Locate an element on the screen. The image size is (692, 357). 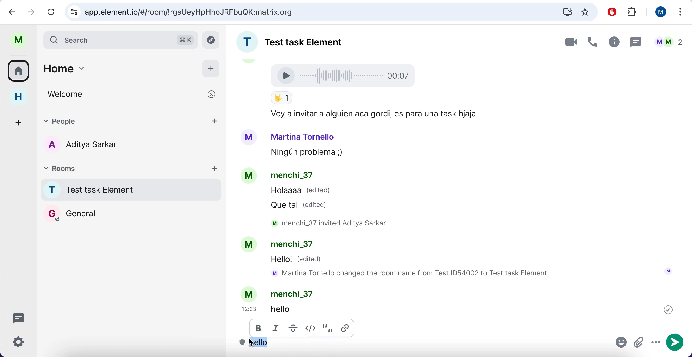
send message is located at coordinates (676, 342).